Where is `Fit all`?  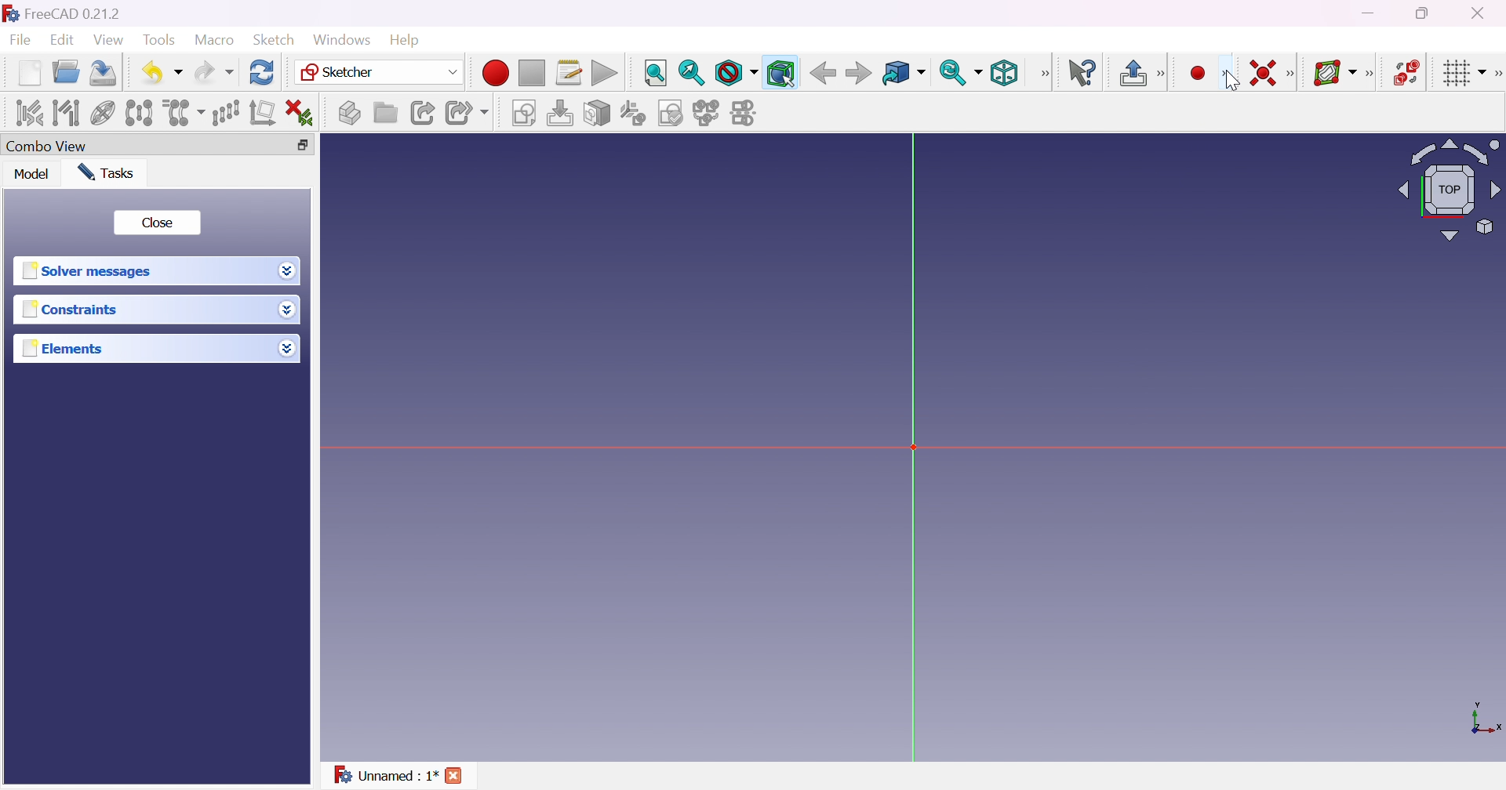 Fit all is located at coordinates (656, 72).